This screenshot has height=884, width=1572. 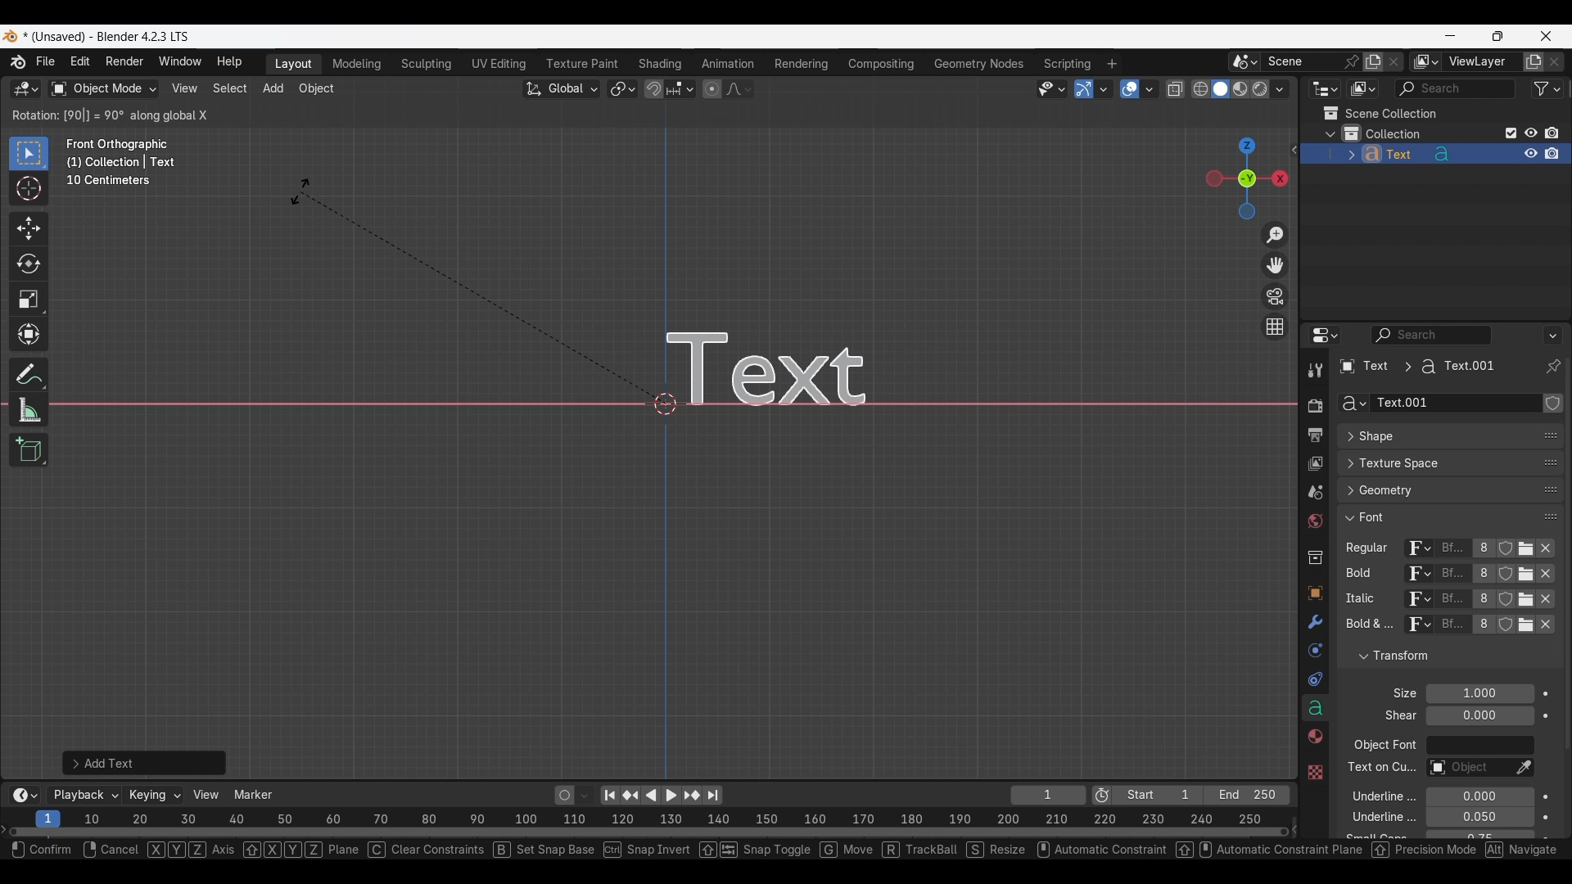 What do you see at coordinates (1373, 62) in the screenshot?
I see `Add new scene` at bounding box center [1373, 62].